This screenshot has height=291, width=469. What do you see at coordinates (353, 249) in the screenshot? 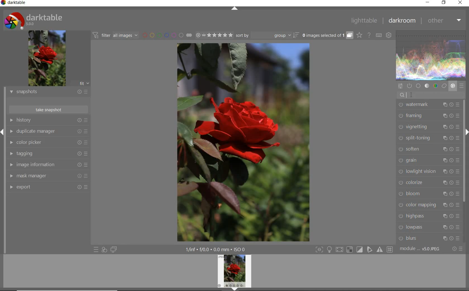
I see `Toggle modes` at bounding box center [353, 249].